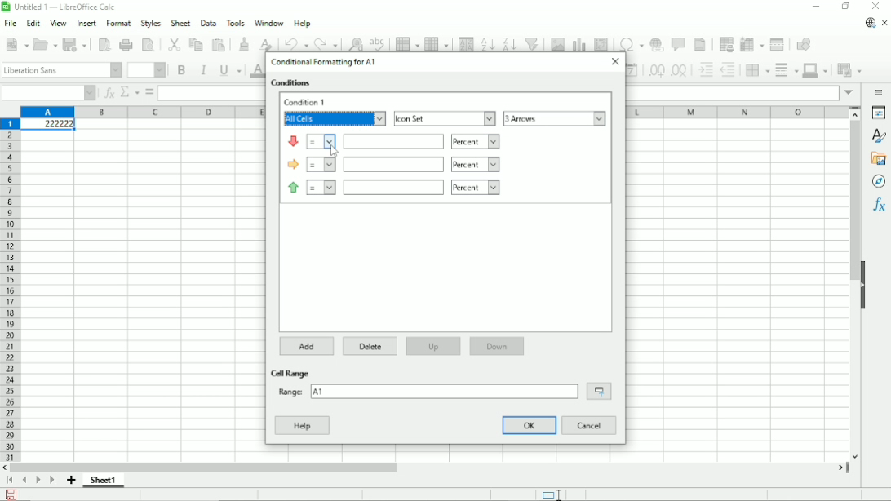  Describe the element at coordinates (11, 24) in the screenshot. I see `File` at that location.